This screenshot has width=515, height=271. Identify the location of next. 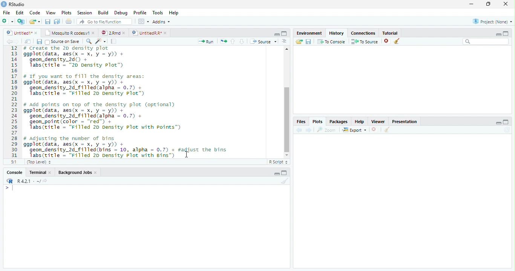
(310, 130).